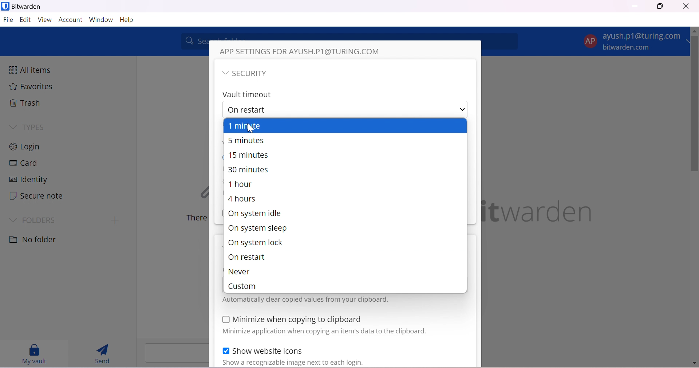  I want to click on Custom, so click(245, 286).